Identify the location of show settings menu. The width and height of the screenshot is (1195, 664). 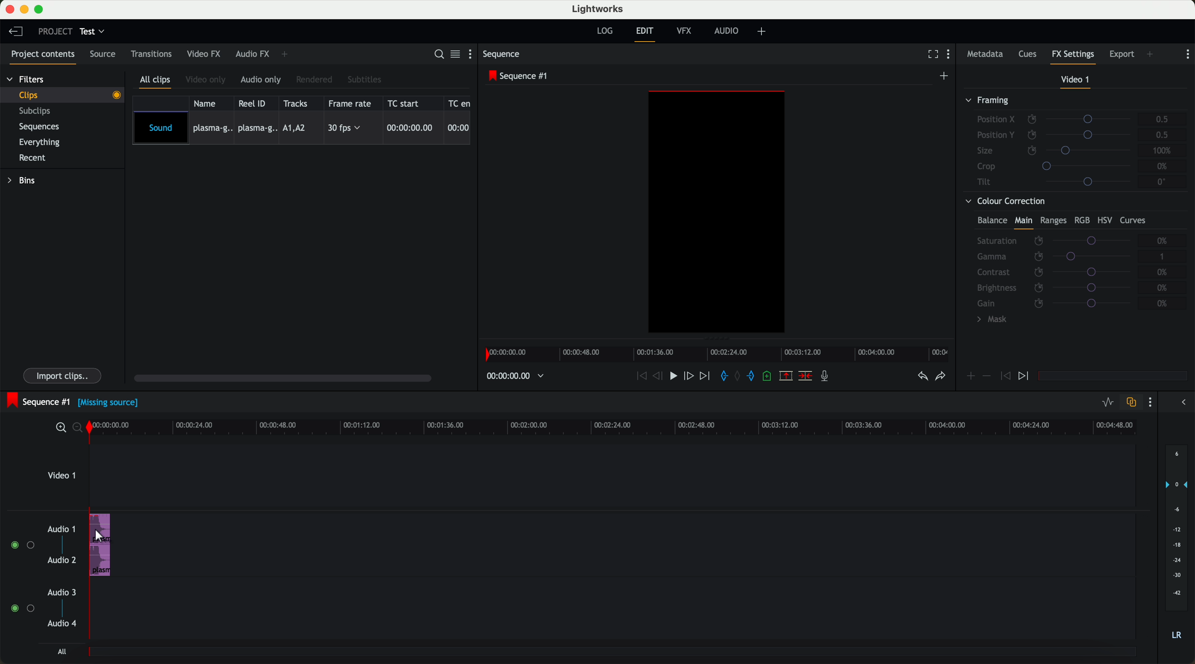
(952, 56).